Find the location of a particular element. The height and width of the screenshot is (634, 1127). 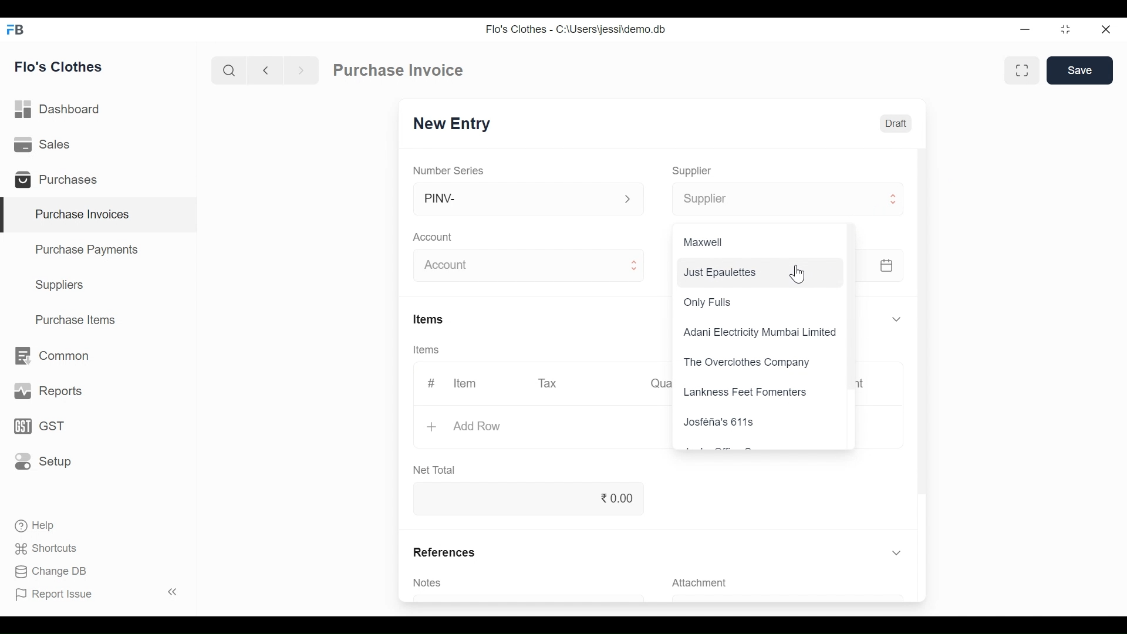

Purchase Payments is located at coordinates (86, 249).